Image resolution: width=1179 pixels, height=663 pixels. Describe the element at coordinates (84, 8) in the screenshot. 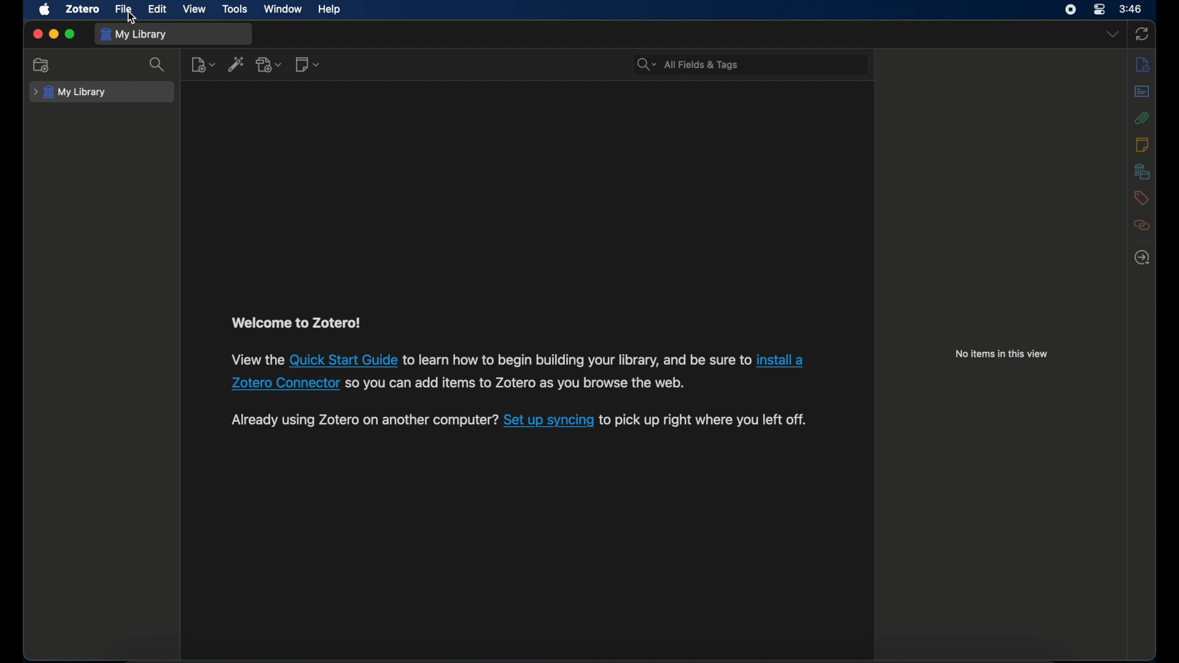

I see `zotero` at that location.